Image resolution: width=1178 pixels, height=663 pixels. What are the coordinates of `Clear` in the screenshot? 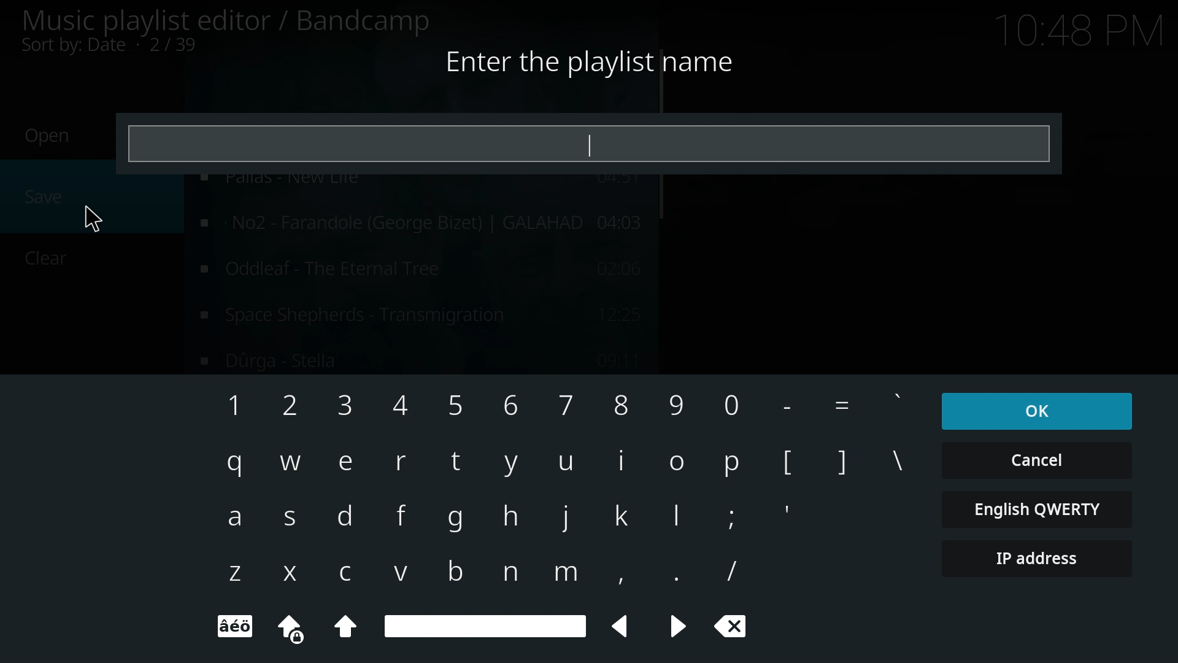 It's located at (50, 260).